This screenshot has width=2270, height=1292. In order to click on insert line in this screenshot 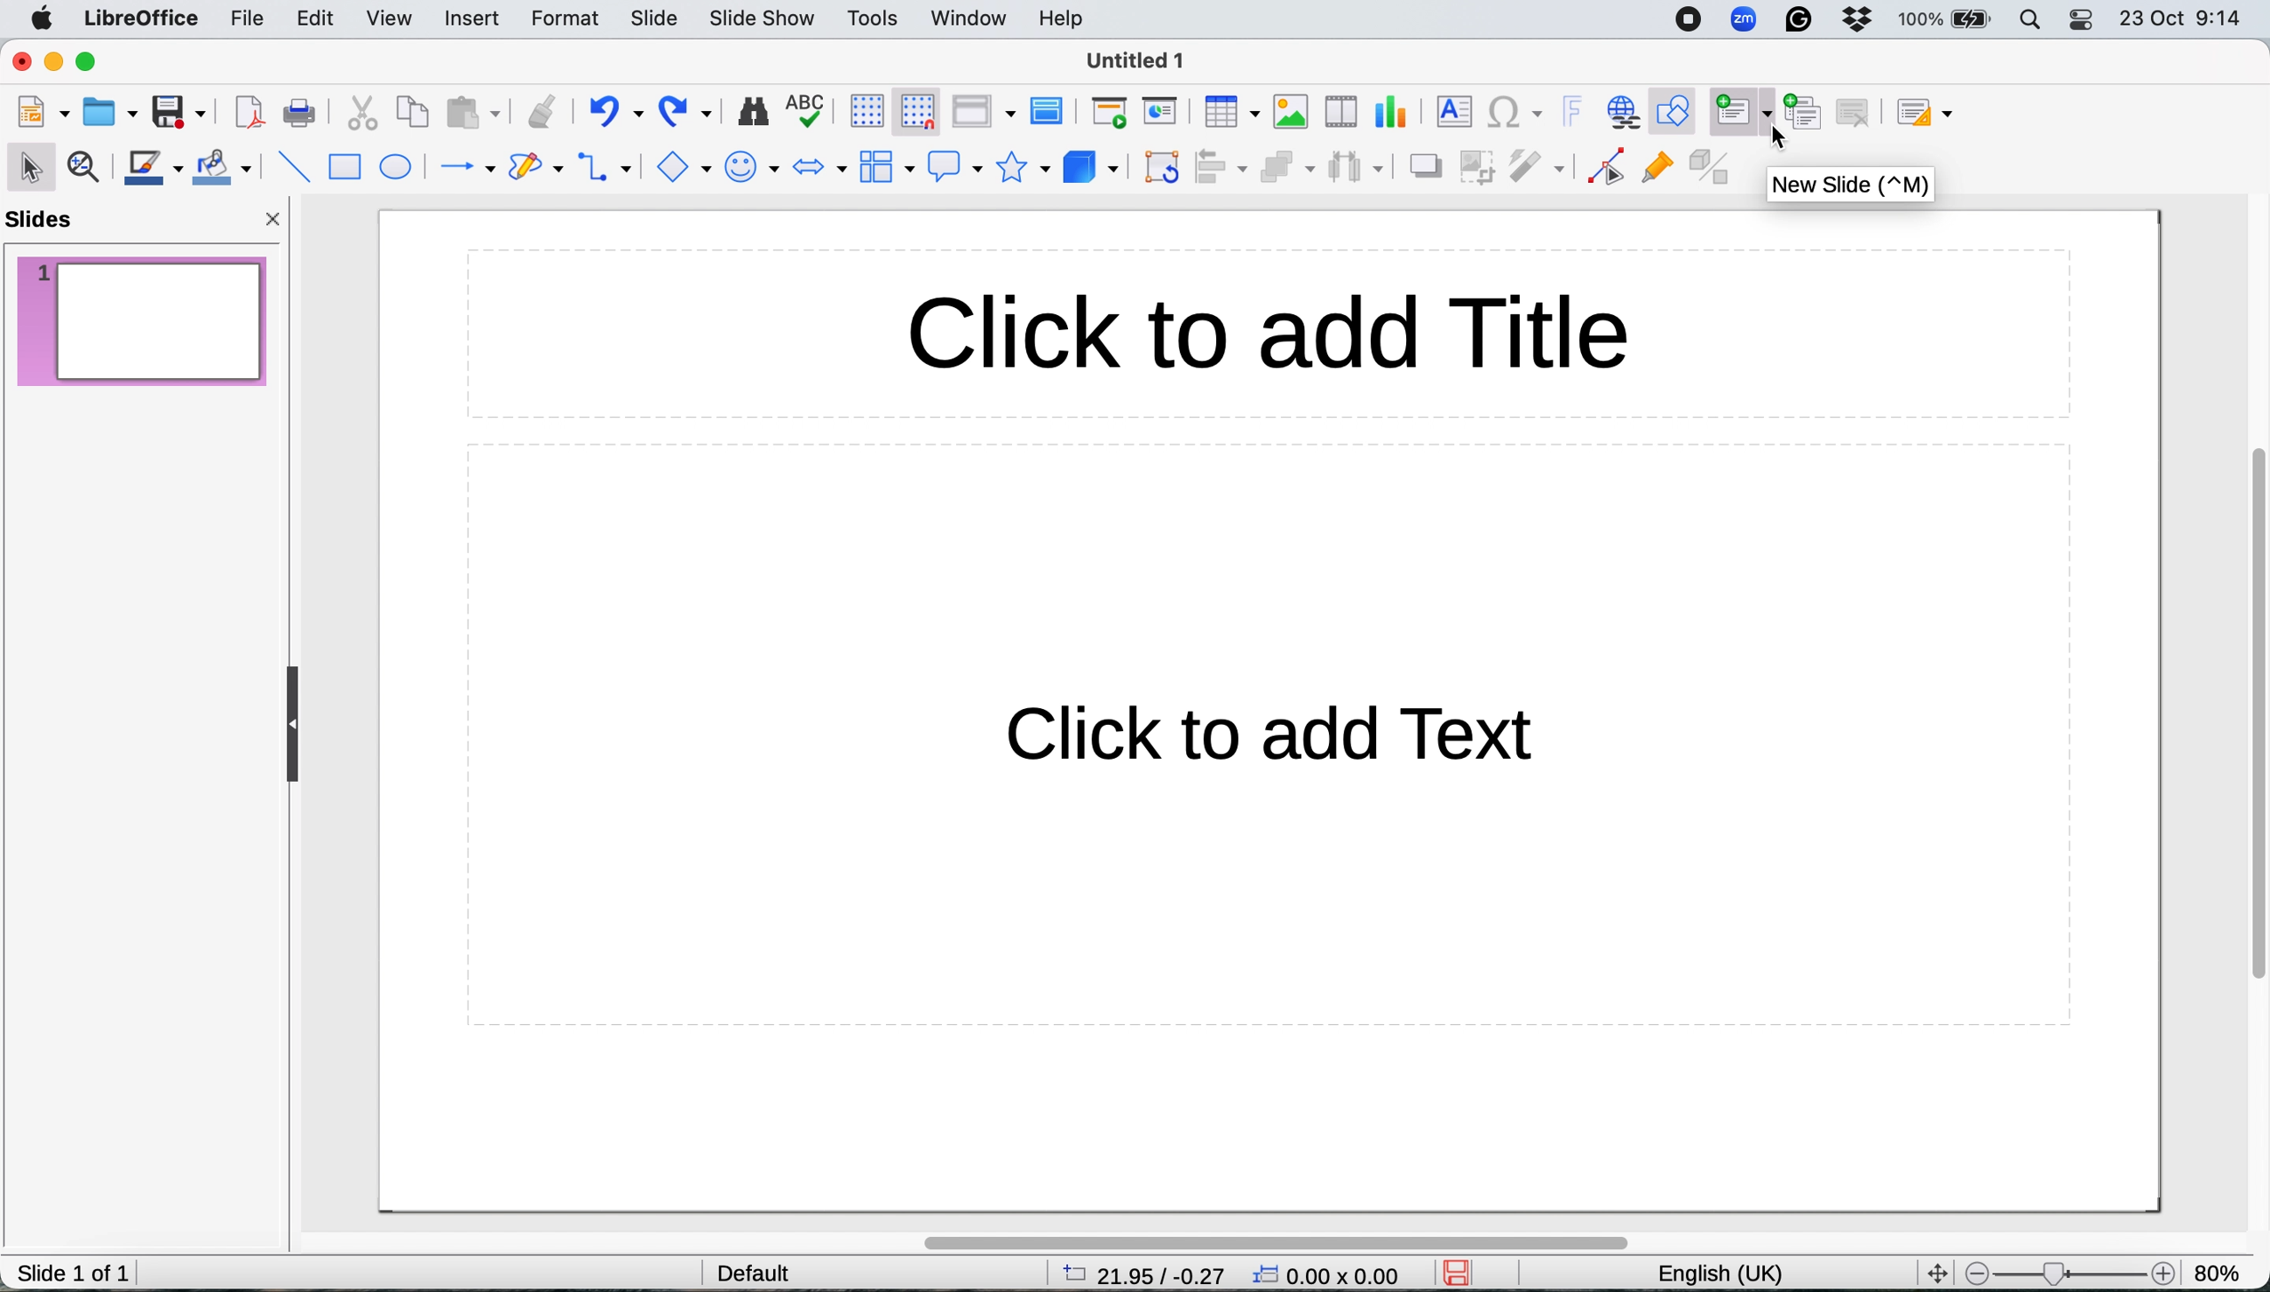, I will do `click(290, 165)`.